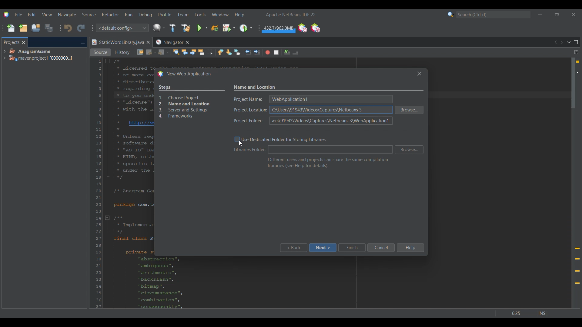 This screenshot has height=327, width=582. Describe the element at coordinates (47, 15) in the screenshot. I see `View menu` at that location.